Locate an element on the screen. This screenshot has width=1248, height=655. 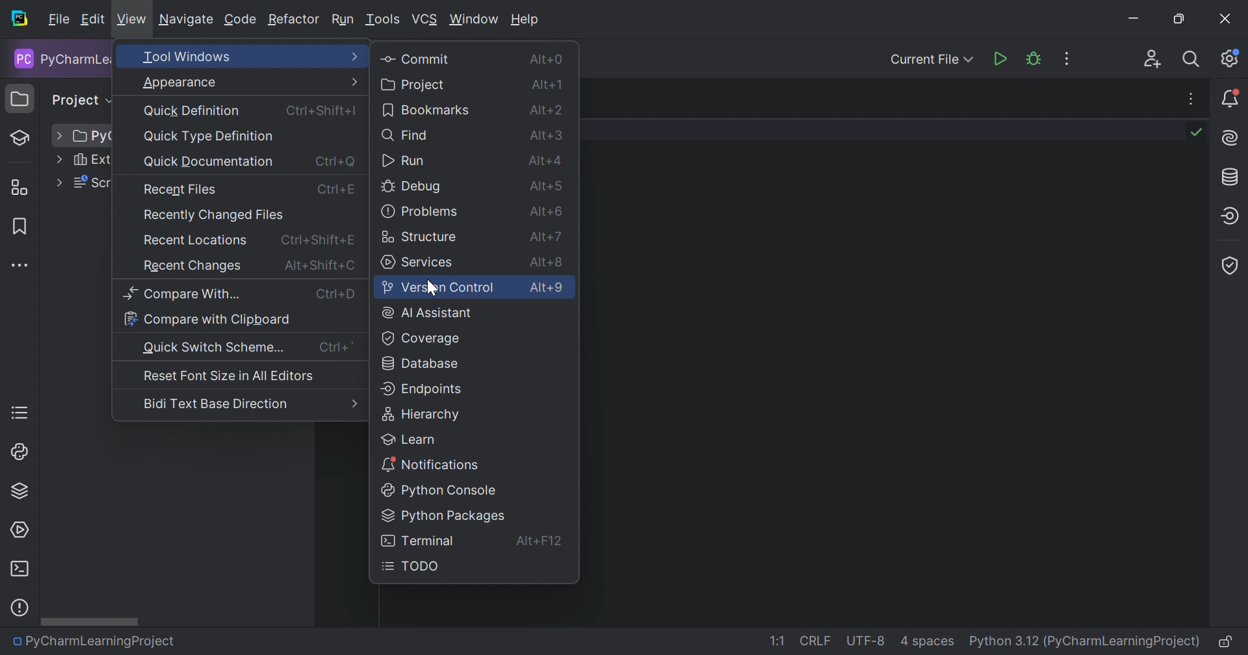
Quick Type Definition is located at coordinates (211, 136).